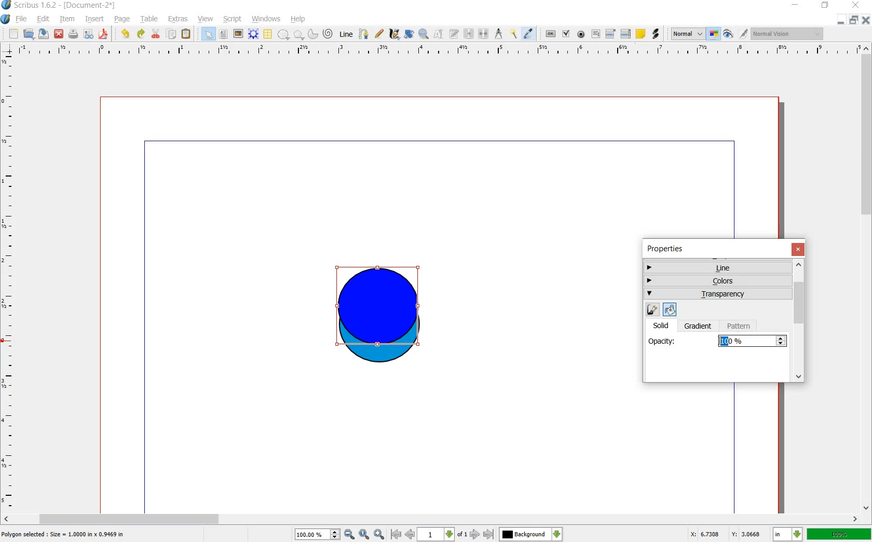 This screenshot has width=872, height=542. I want to click on pdf list box, so click(625, 33).